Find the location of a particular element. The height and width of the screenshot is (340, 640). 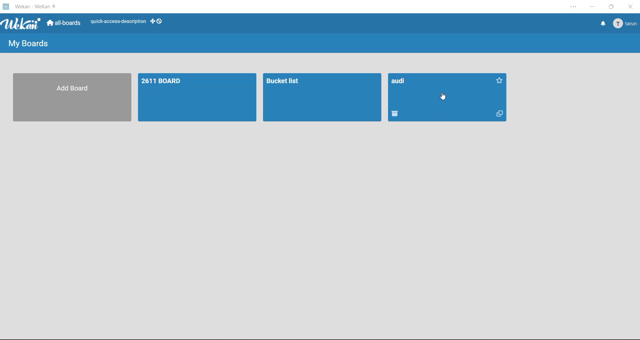

 notifications is located at coordinates (602, 24).